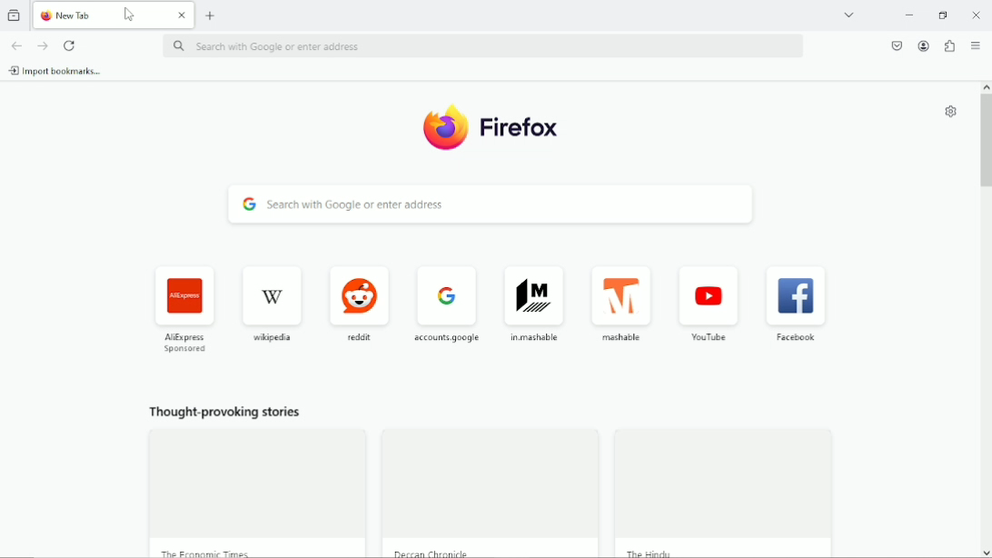 The height and width of the screenshot is (558, 992). I want to click on Minimize, so click(910, 15).